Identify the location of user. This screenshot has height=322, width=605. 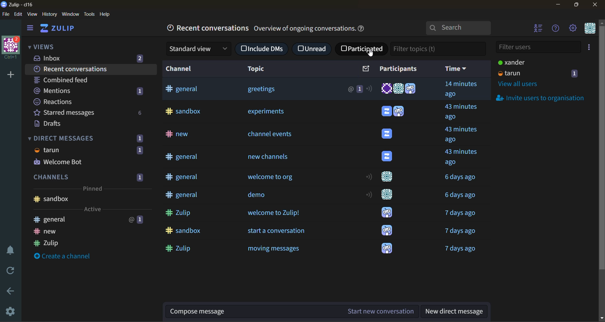
(388, 157).